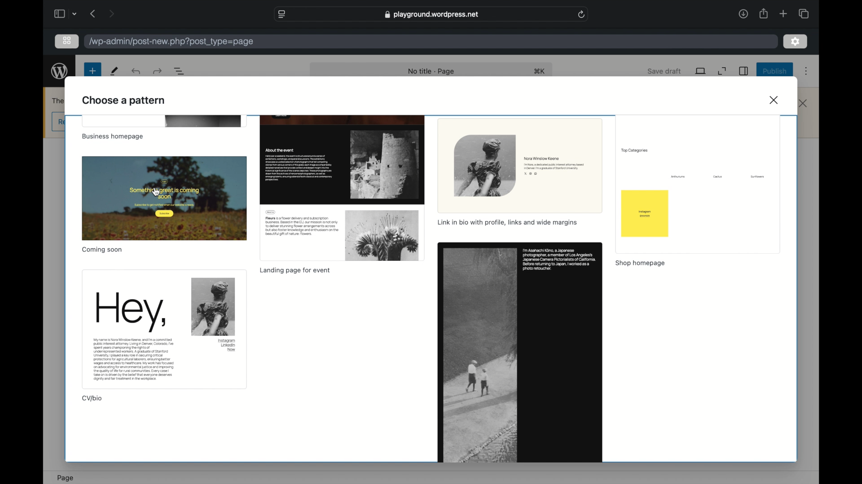 This screenshot has width=862, height=484. I want to click on obscure text, so click(57, 100).